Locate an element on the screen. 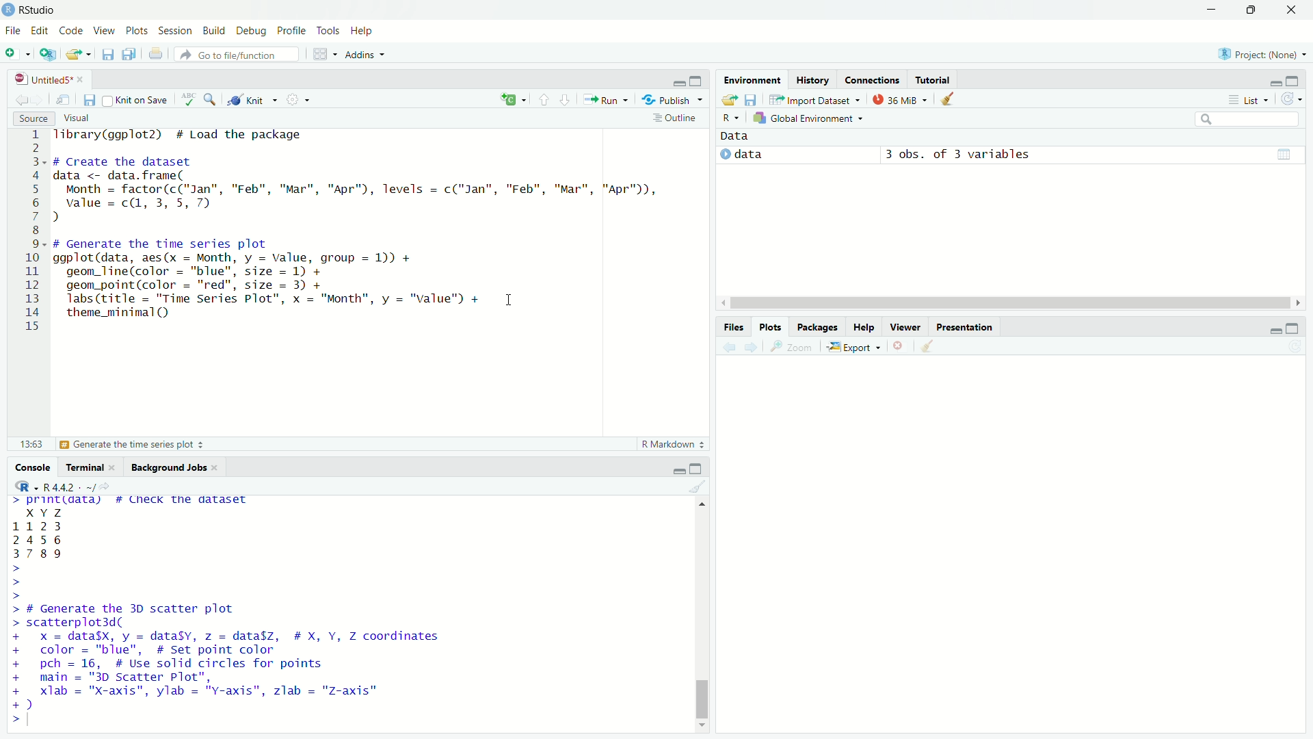 This screenshot has width=1313, height=739. scrollbar is located at coordinates (1008, 302).